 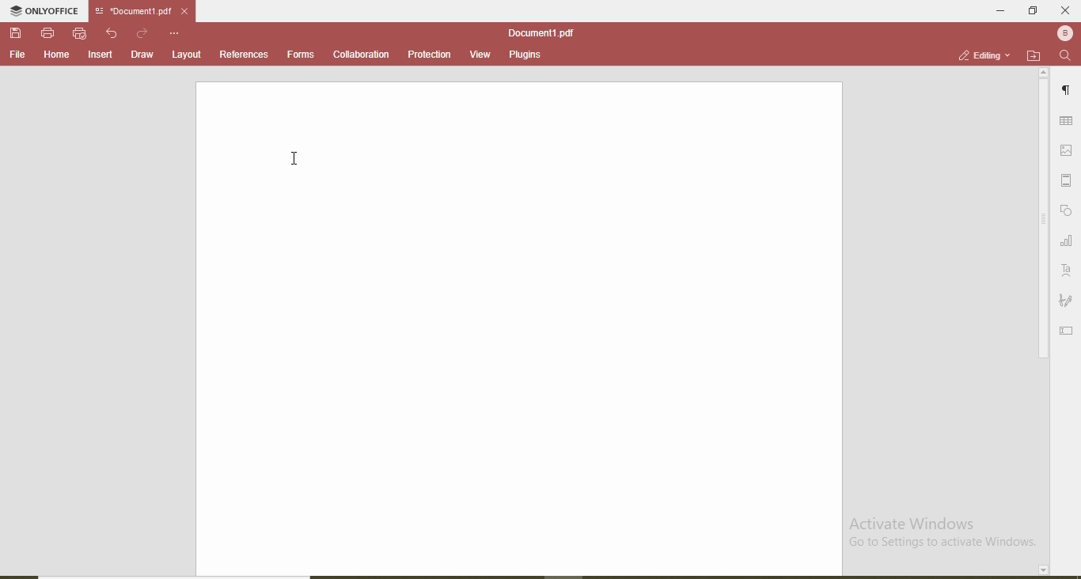 I want to click on graph, so click(x=1066, y=242).